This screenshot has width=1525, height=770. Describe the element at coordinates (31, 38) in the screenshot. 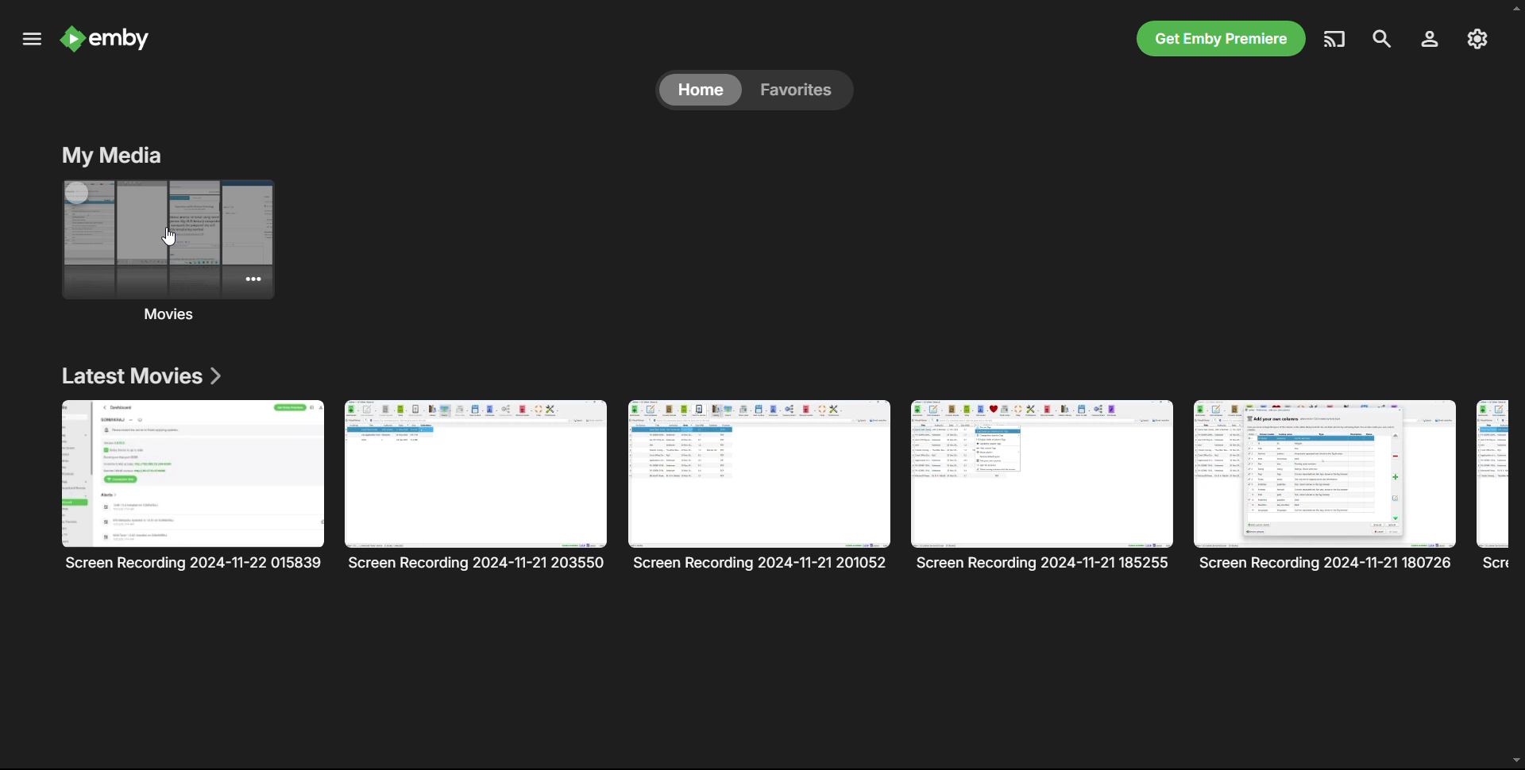

I see `menu` at that location.